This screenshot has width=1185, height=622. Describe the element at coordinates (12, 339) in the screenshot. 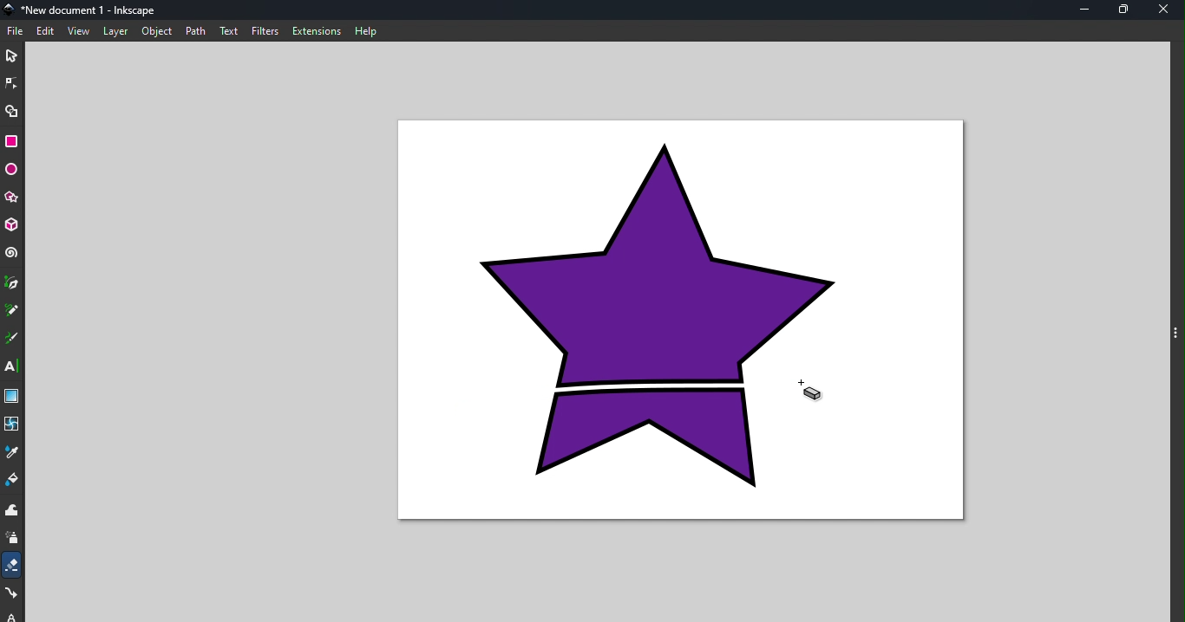

I see `calligraphy tool` at that location.